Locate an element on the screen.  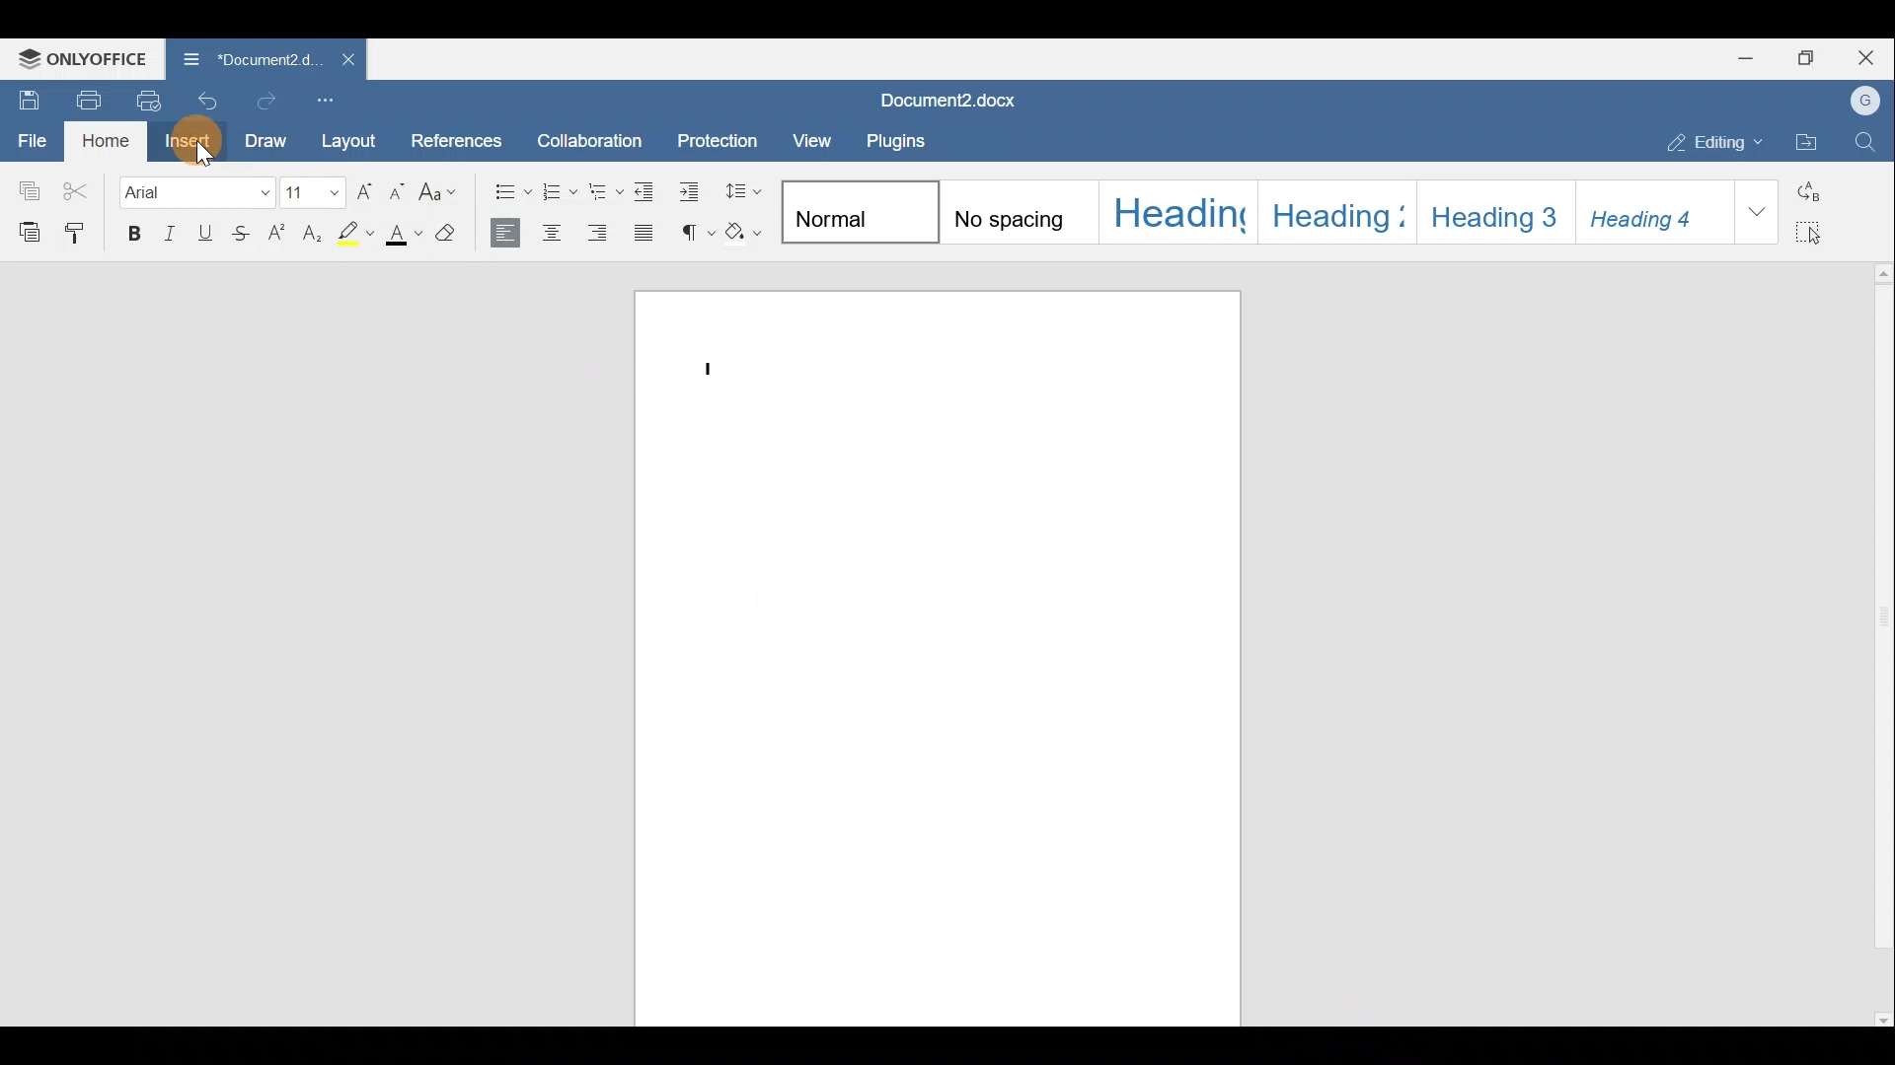
Layout is located at coordinates (348, 143).